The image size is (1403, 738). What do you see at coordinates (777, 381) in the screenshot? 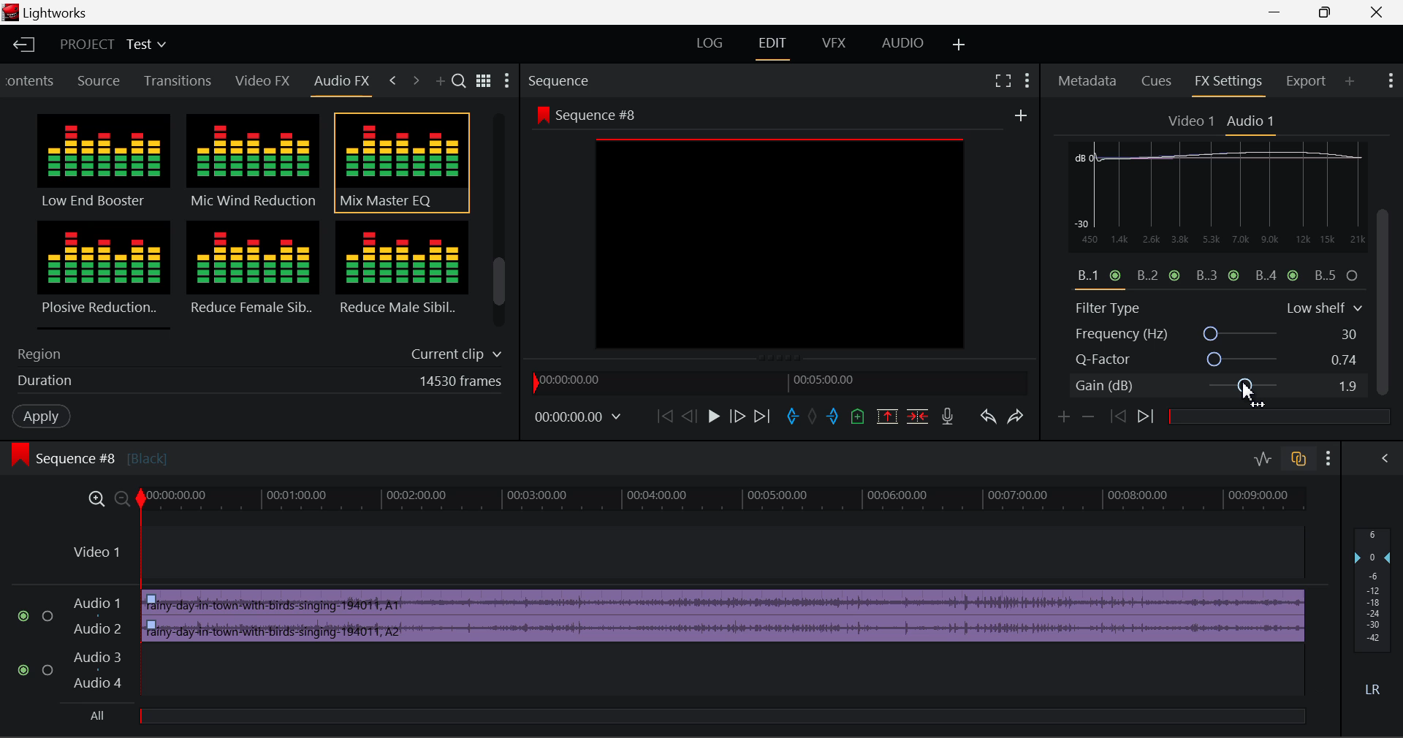
I see `Project Timeline Navigator` at bounding box center [777, 381].